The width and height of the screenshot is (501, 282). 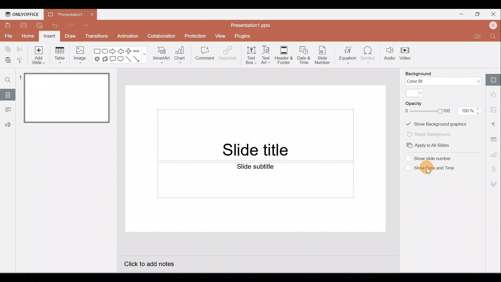 I want to click on Rounded Rectangular callout, so click(x=121, y=60).